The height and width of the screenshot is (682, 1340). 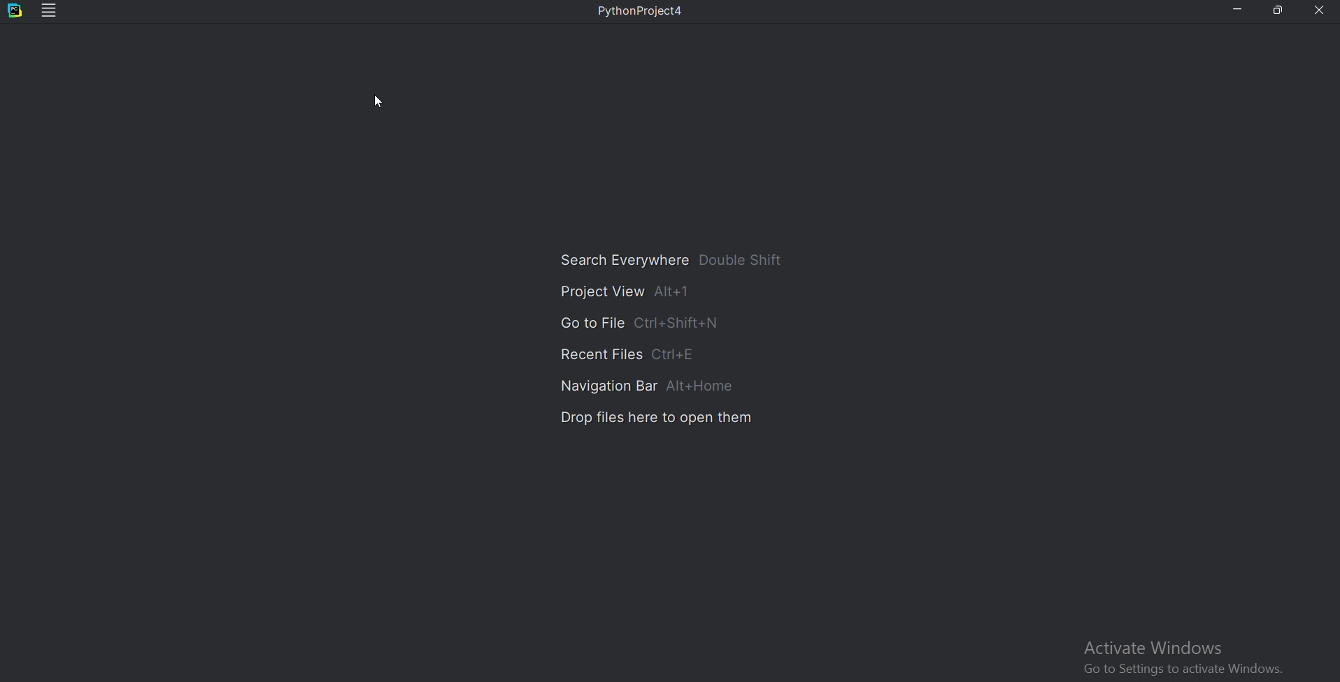 I want to click on restore down, so click(x=1279, y=11).